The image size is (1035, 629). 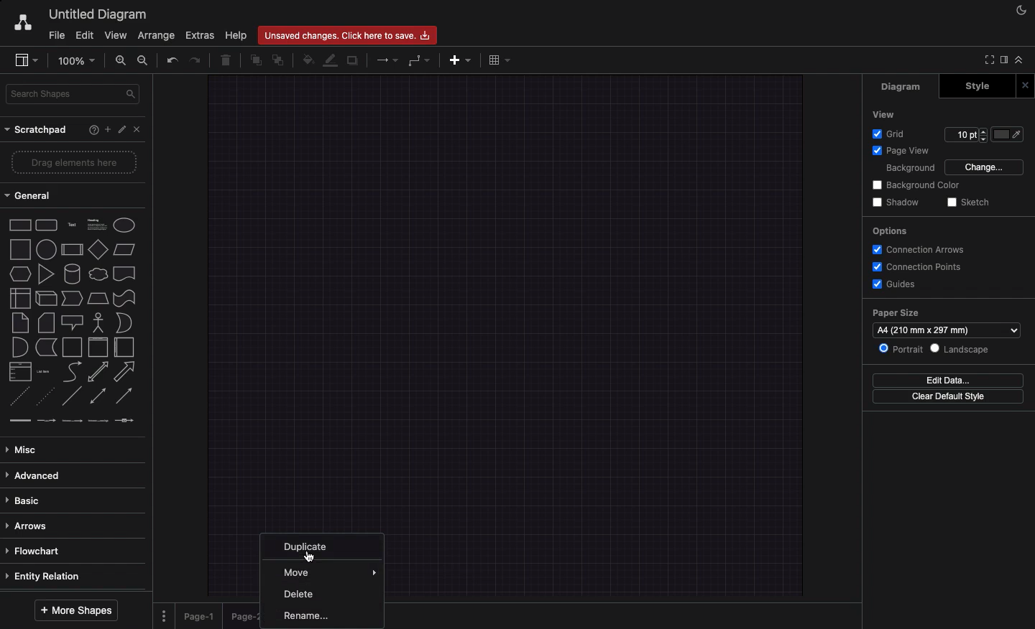 What do you see at coordinates (352, 62) in the screenshot?
I see `Duplicate ` at bounding box center [352, 62].